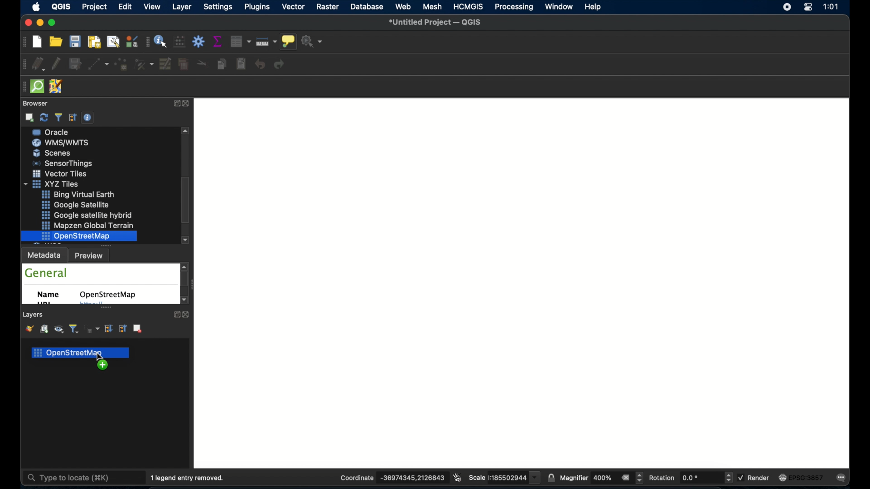  I want to click on lock scale, so click(551, 477).